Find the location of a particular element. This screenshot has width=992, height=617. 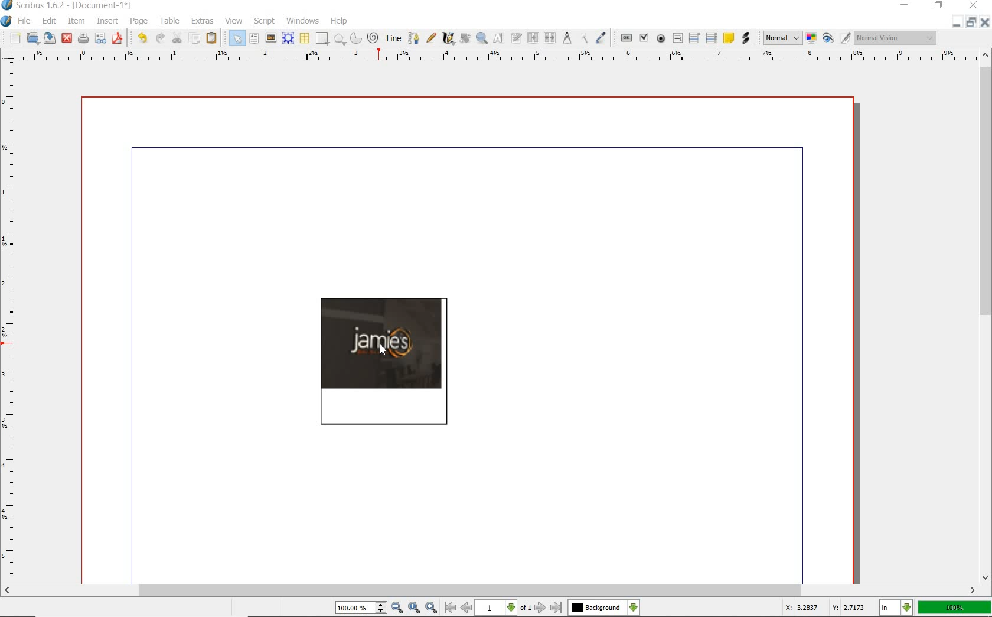

SPIRAL is located at coordinates (373, 37).